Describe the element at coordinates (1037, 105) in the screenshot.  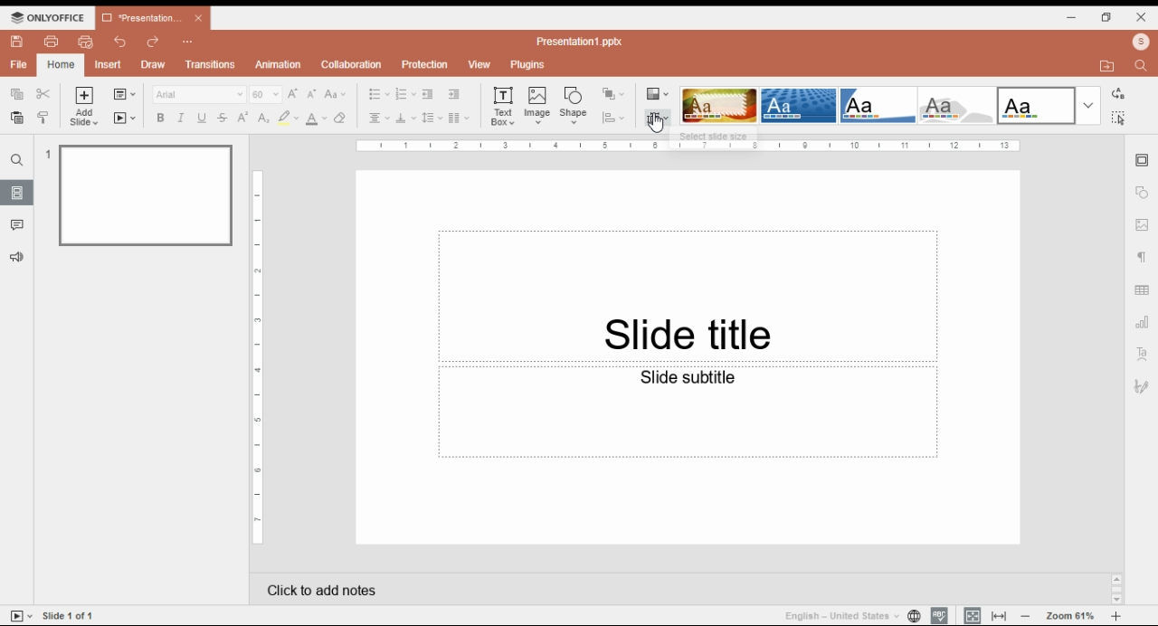
I see `slide them option` at that location.